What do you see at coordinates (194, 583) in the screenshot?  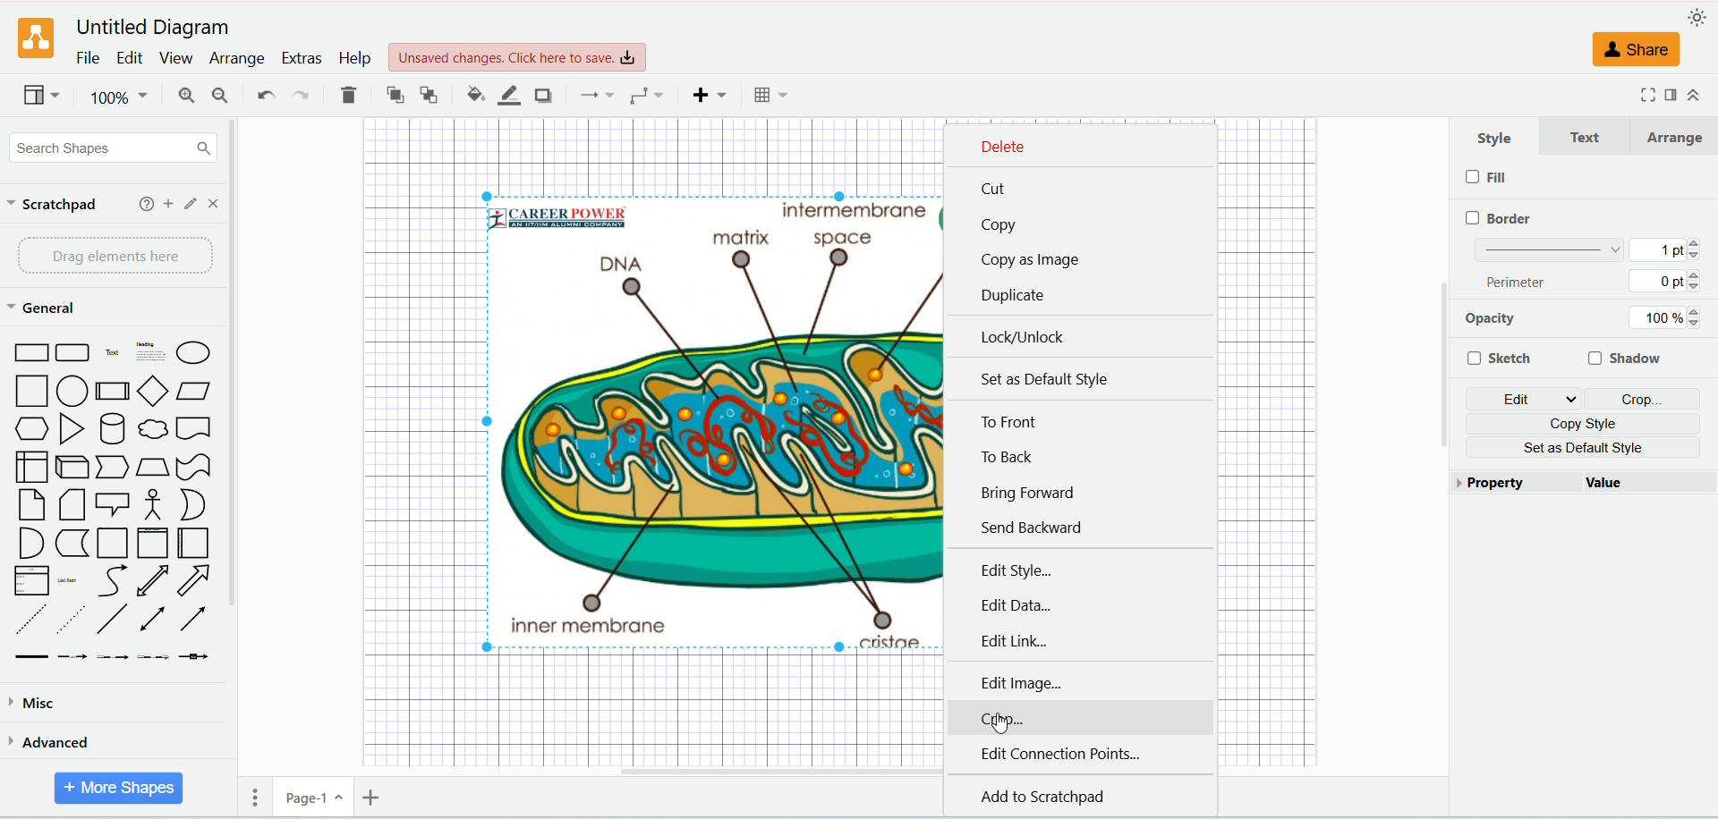 I see `Arrow` at bounding box center [194, 583].